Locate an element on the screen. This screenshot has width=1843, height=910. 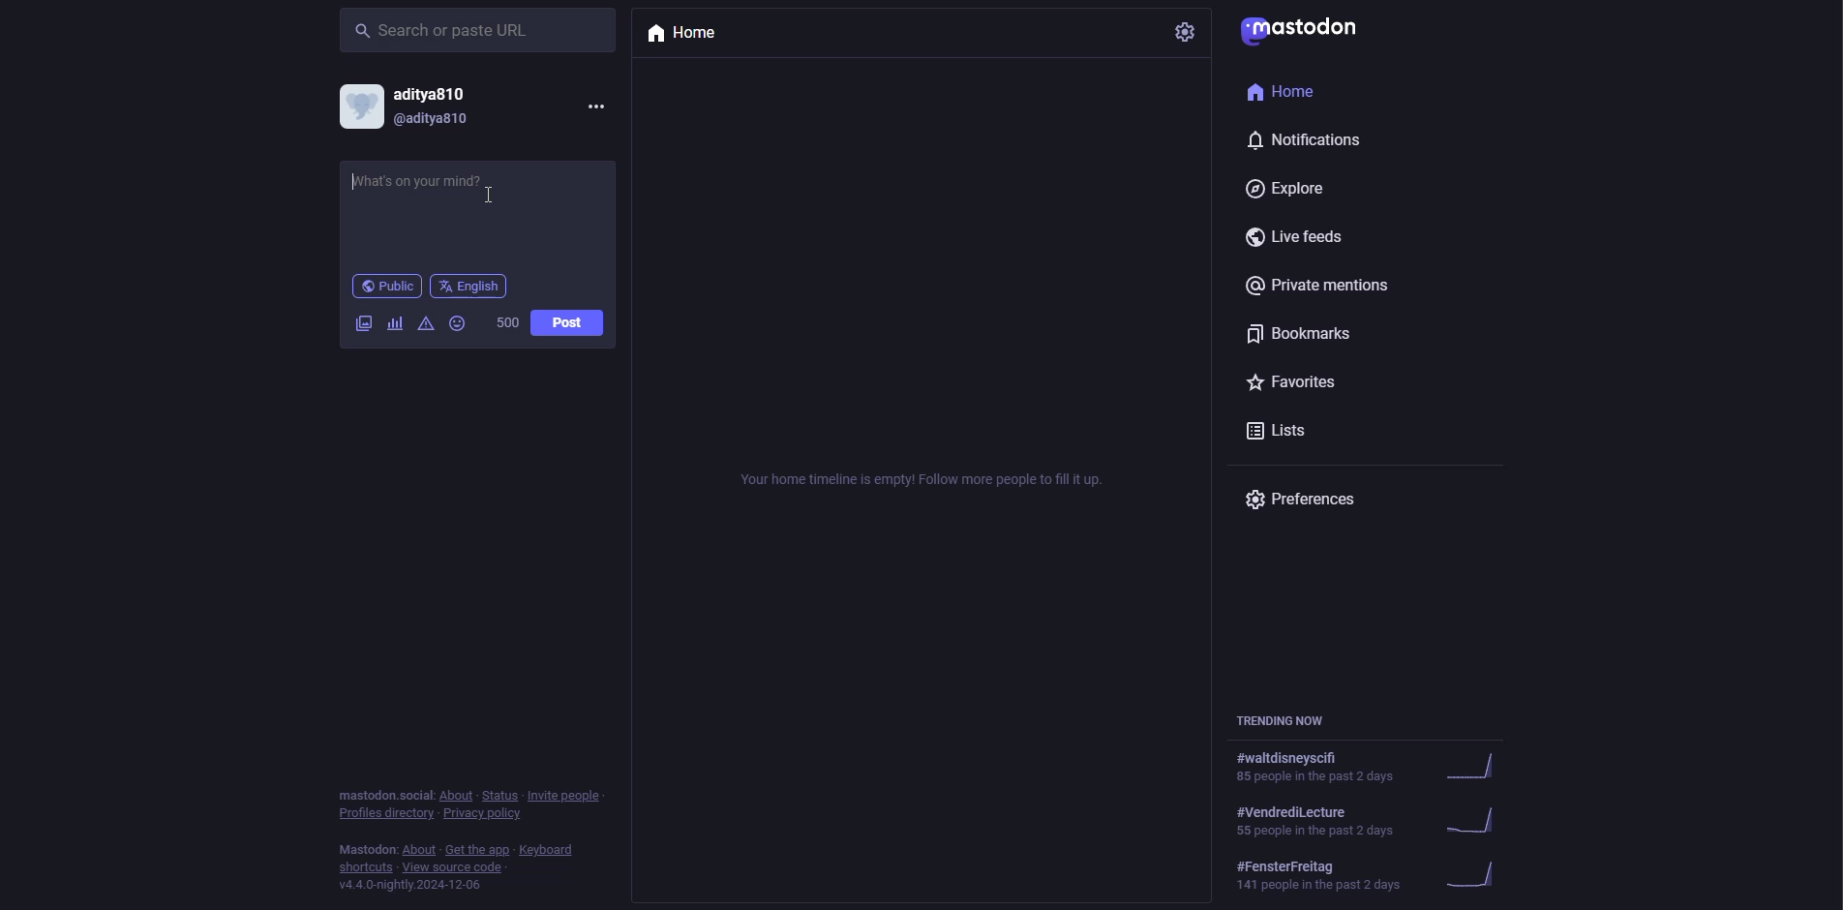
search is located at coordinates (442, 29).